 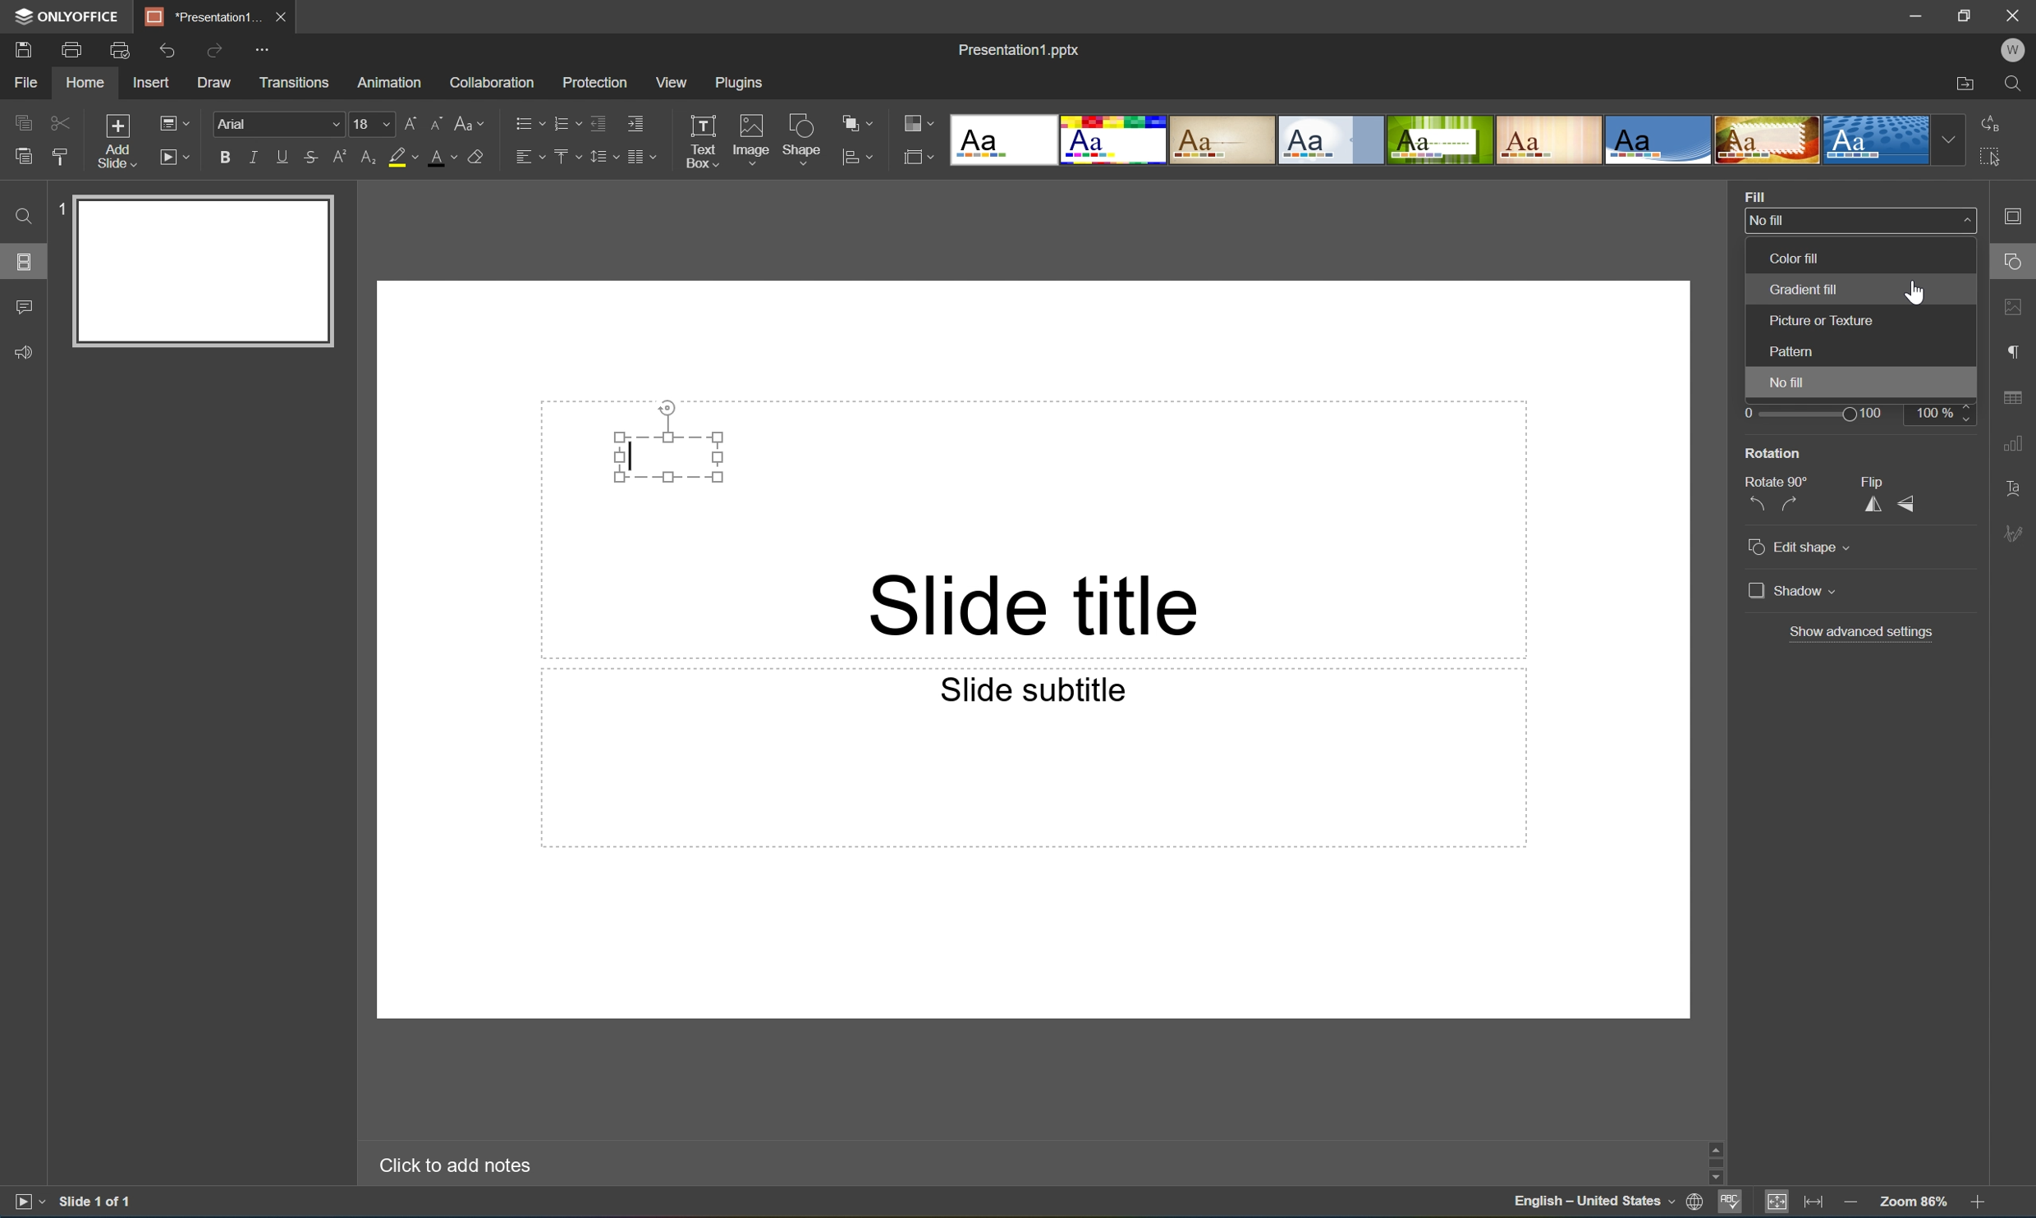 I want to click on Select all, so click(x=1996, y=162).